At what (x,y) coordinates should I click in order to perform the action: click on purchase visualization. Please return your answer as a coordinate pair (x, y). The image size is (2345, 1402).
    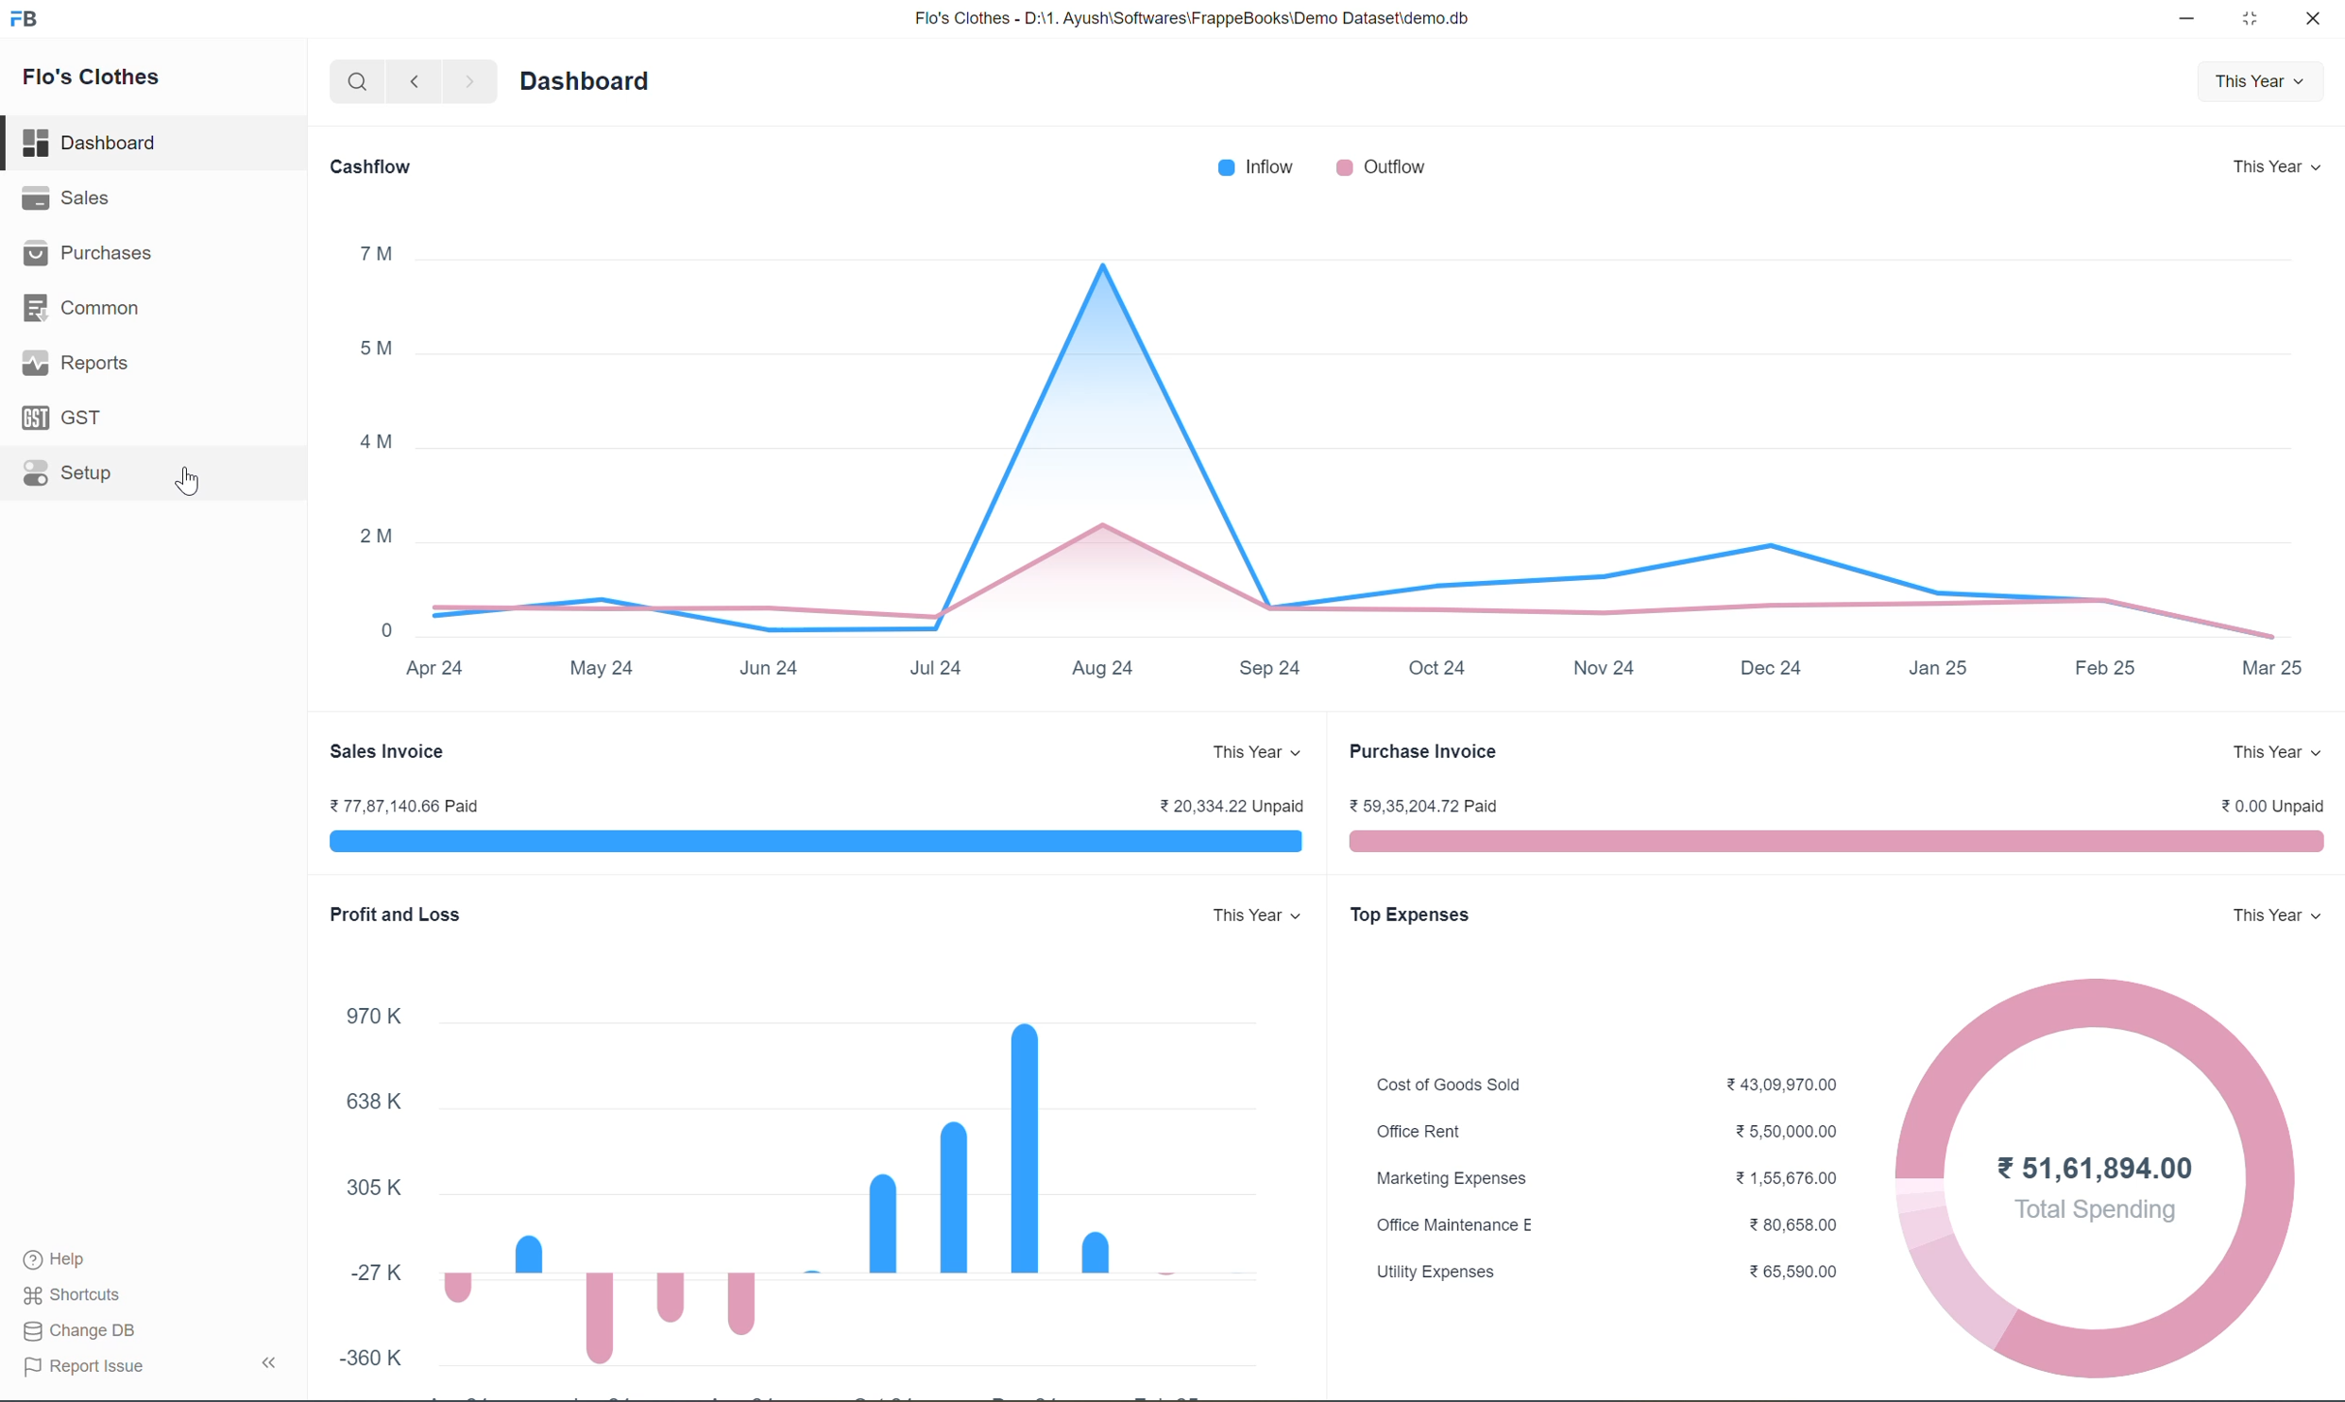
    Looking at the image, I should click on (1837, 840).